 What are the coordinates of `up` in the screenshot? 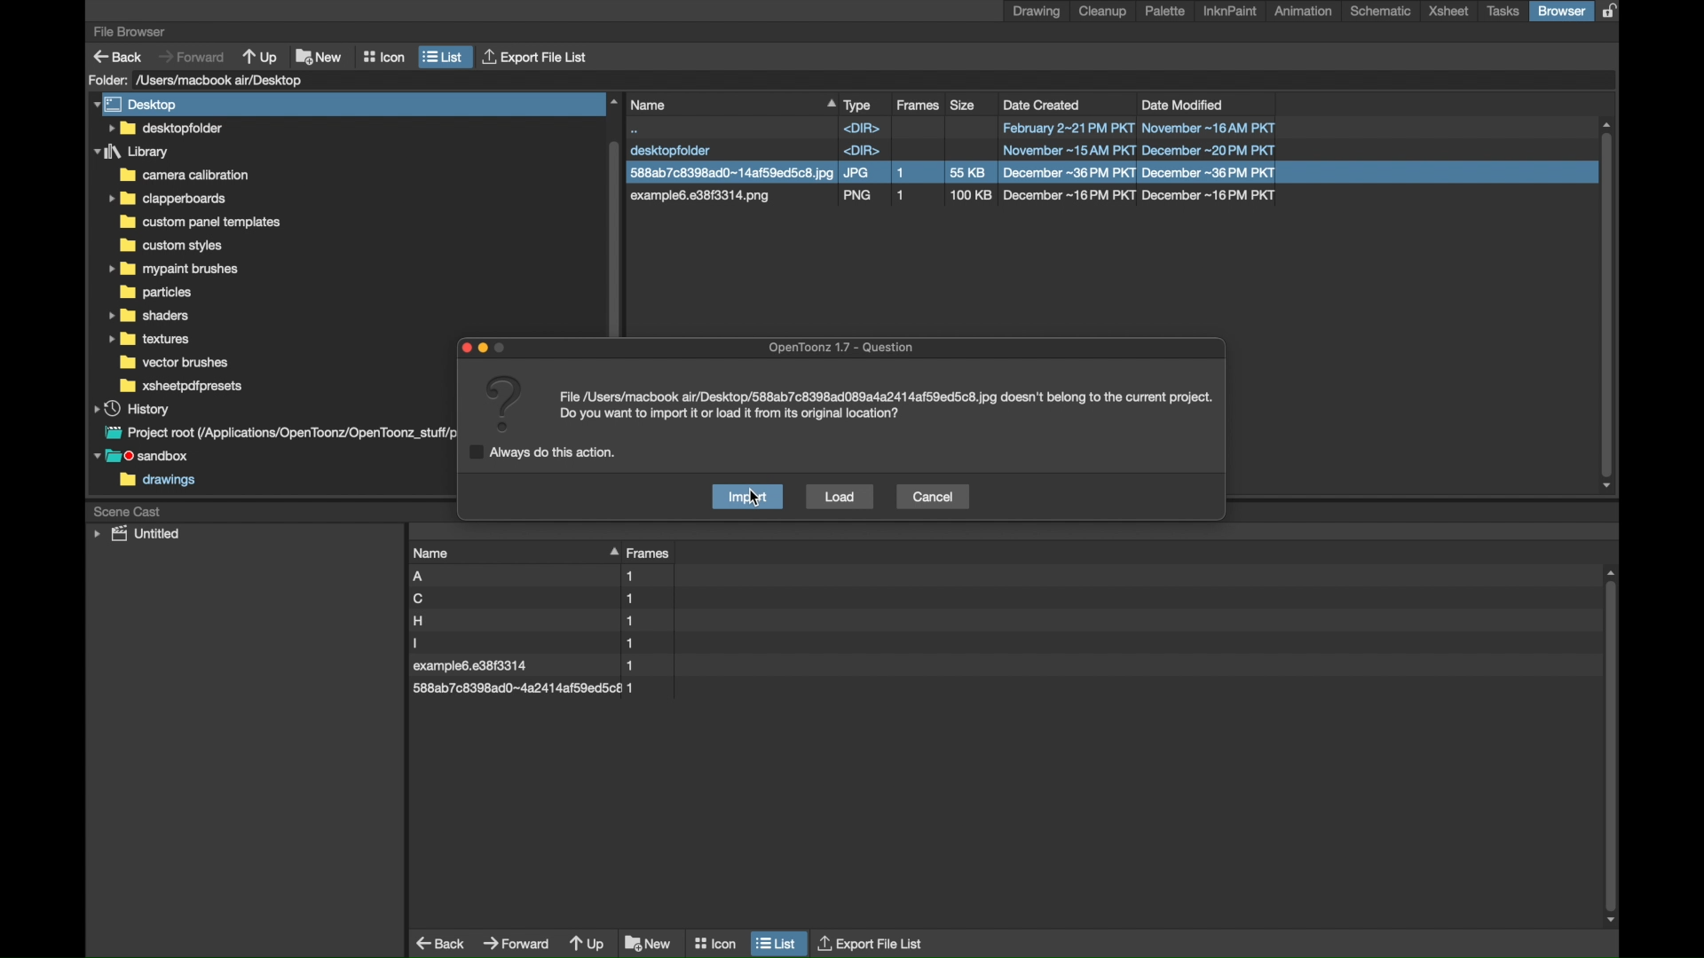 It's located at (262, 56).